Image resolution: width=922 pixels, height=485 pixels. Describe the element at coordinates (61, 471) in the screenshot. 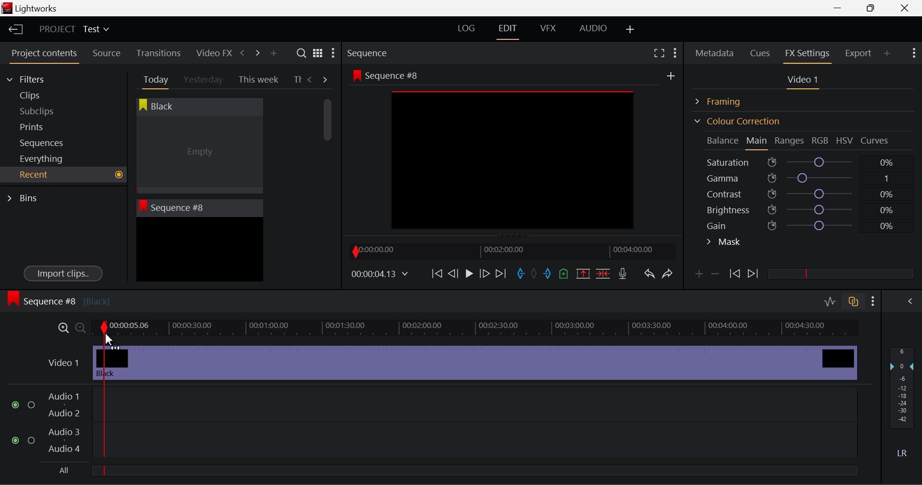

I see `All` at that location.